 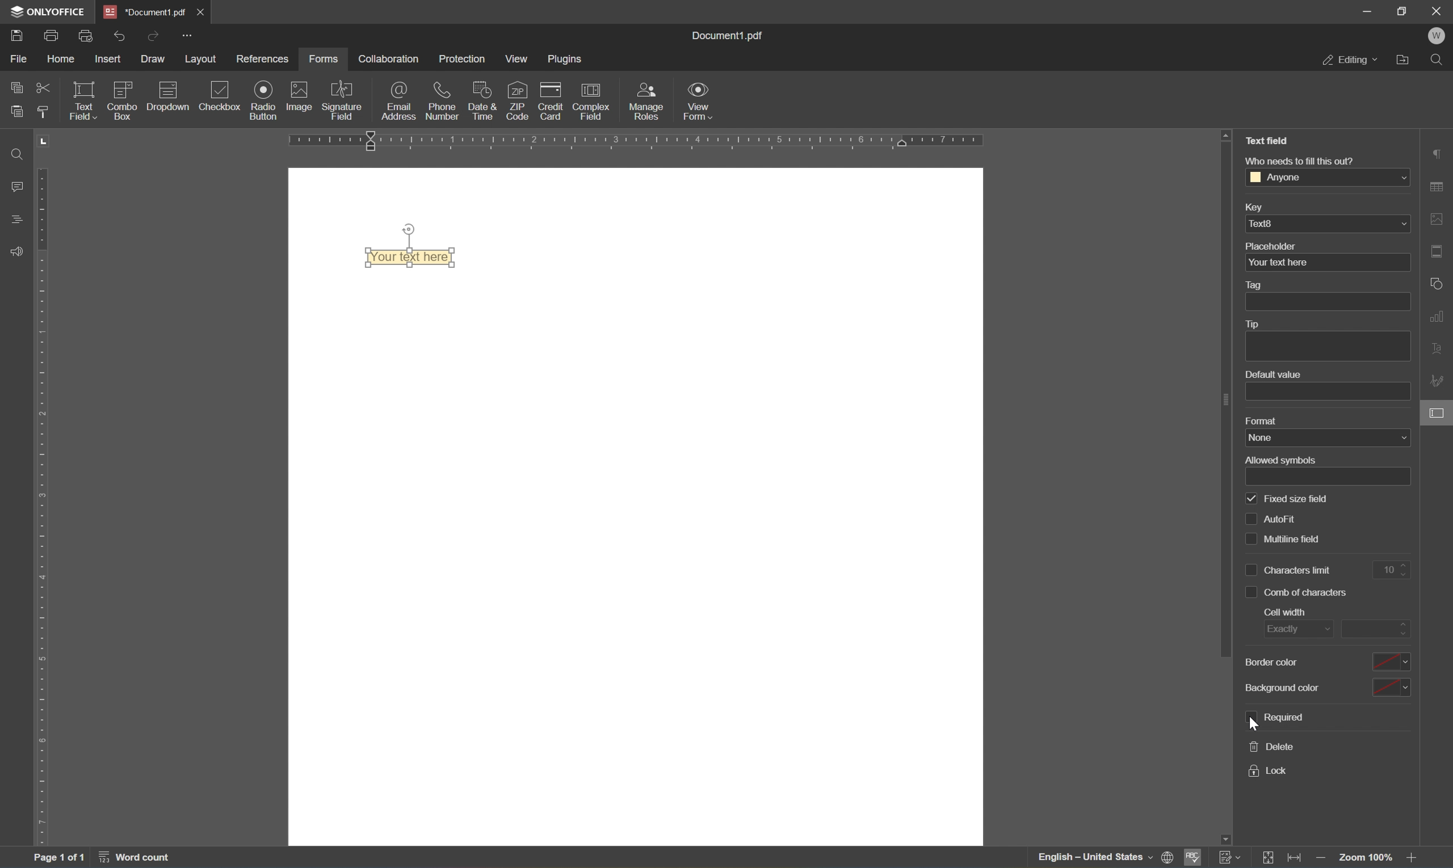 What do you see at coordinates (167, 88) in the screenshot?
I see `icon` at bounding box center [167, 88].